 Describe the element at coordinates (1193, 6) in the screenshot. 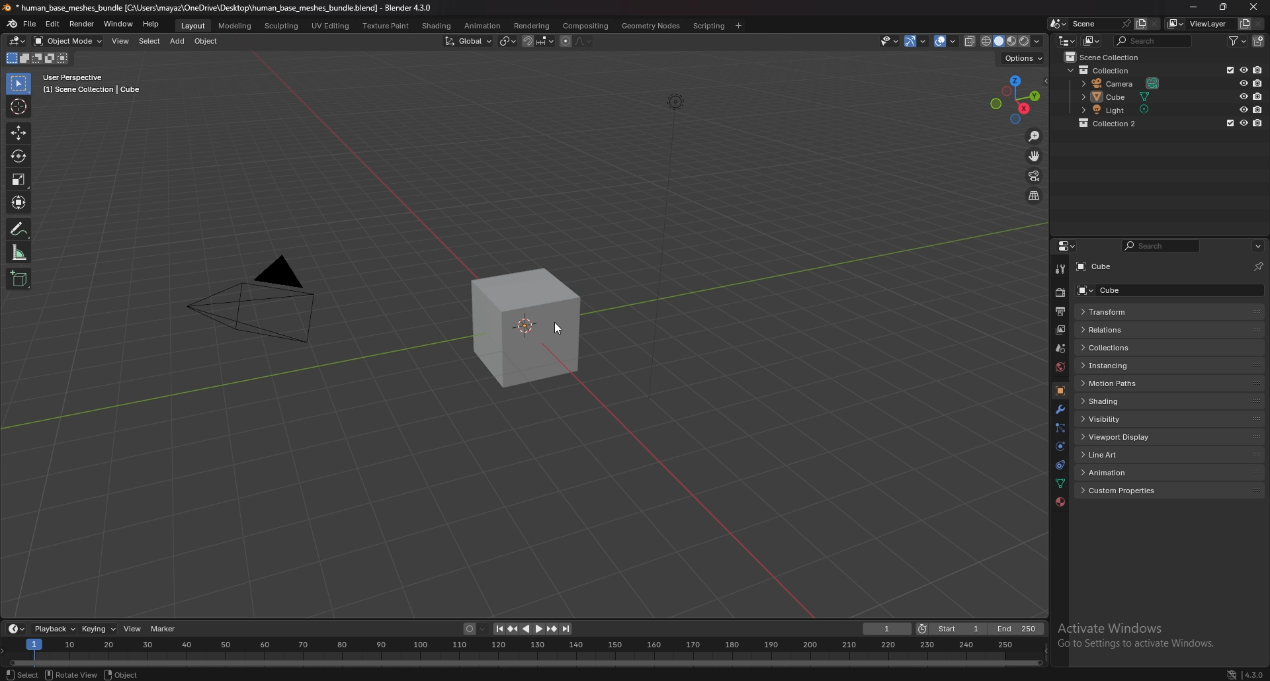

I see `minimize` at that location.